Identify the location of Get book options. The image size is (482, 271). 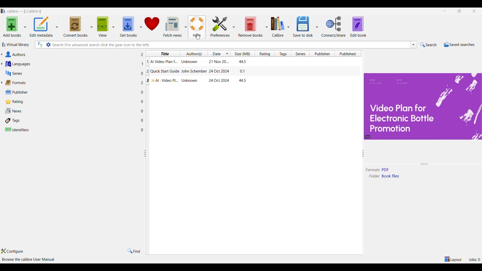
(141, 27).